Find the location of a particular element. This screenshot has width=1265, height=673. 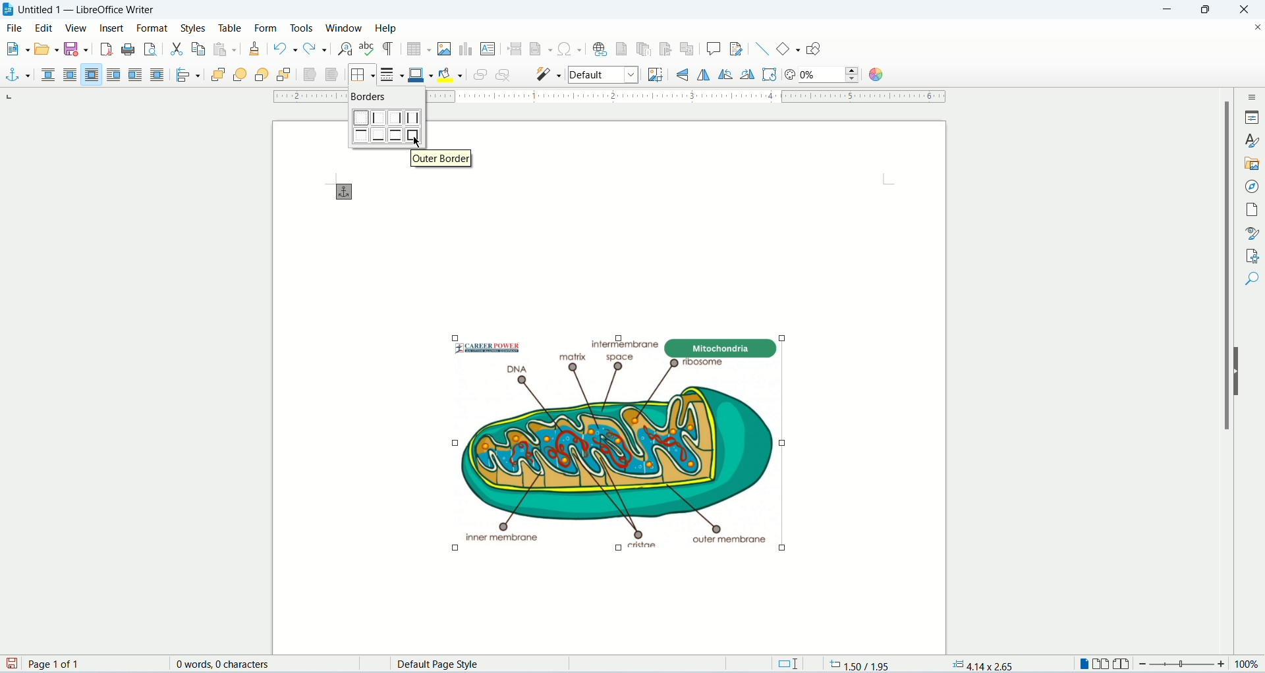

right border is located at coordinates (395, 117).